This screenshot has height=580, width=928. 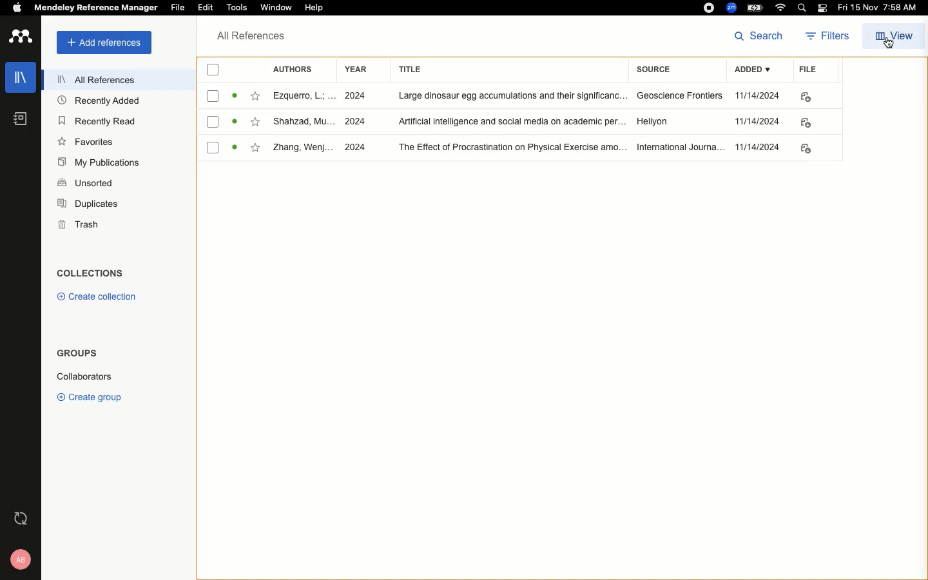 What do you see at coordinates (302, 97) in the screenshot?
I see `Ezquerro` at bounding box center [302, 97].